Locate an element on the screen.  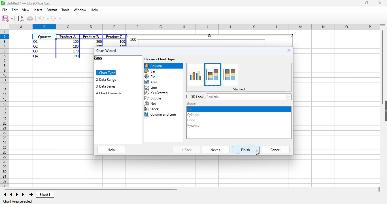
1. chart type is located at coordinates (106, 73).